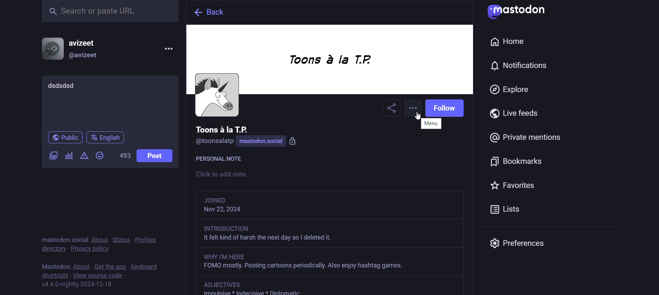  Describe the element at coordinates (63, 139) in the screenshot. I see `public` at that location.